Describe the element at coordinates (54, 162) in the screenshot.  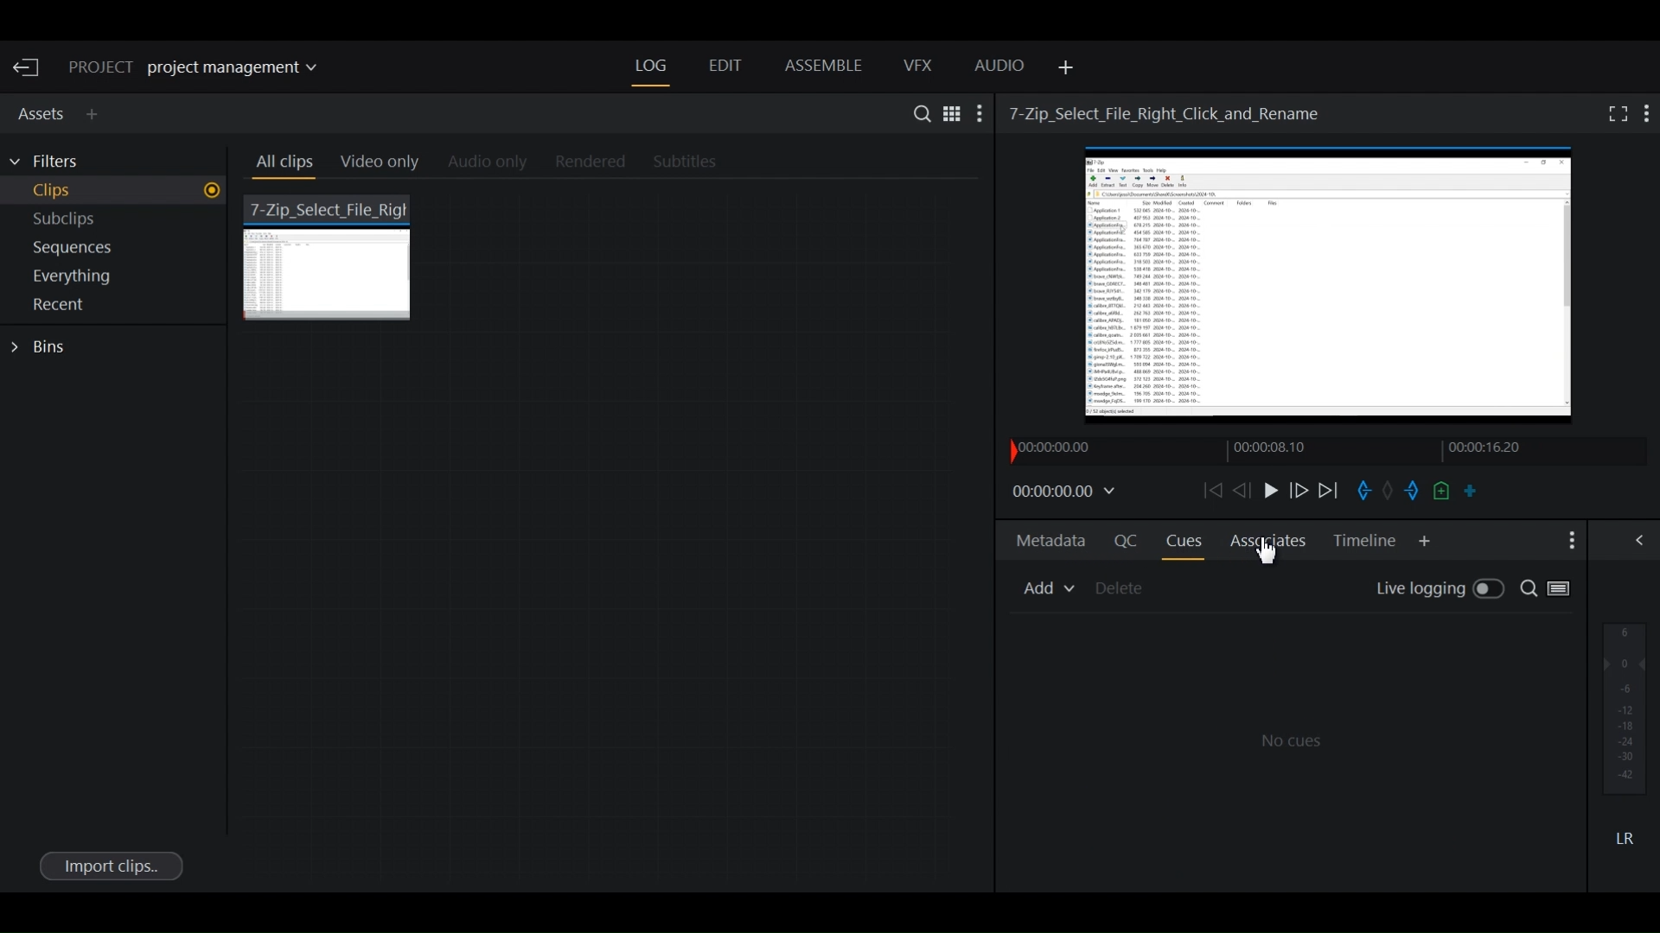
I see `Filters` at that location.